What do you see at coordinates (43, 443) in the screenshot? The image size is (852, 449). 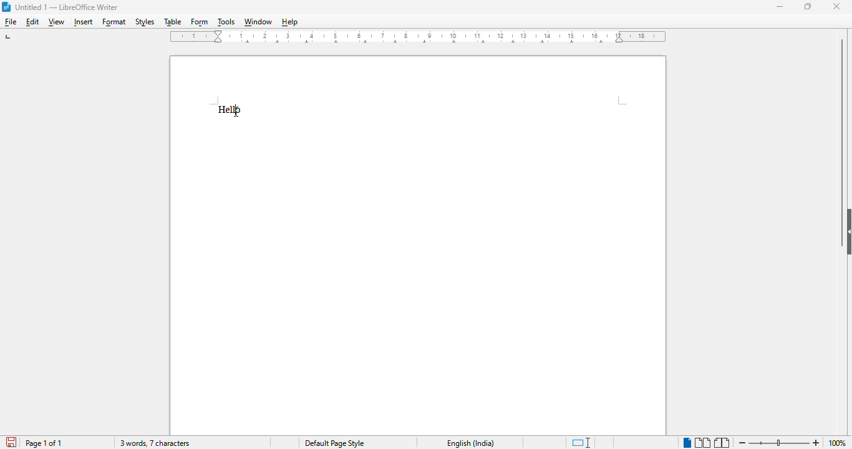 I see `page 1 of 1` at bounding box center [43, 443].